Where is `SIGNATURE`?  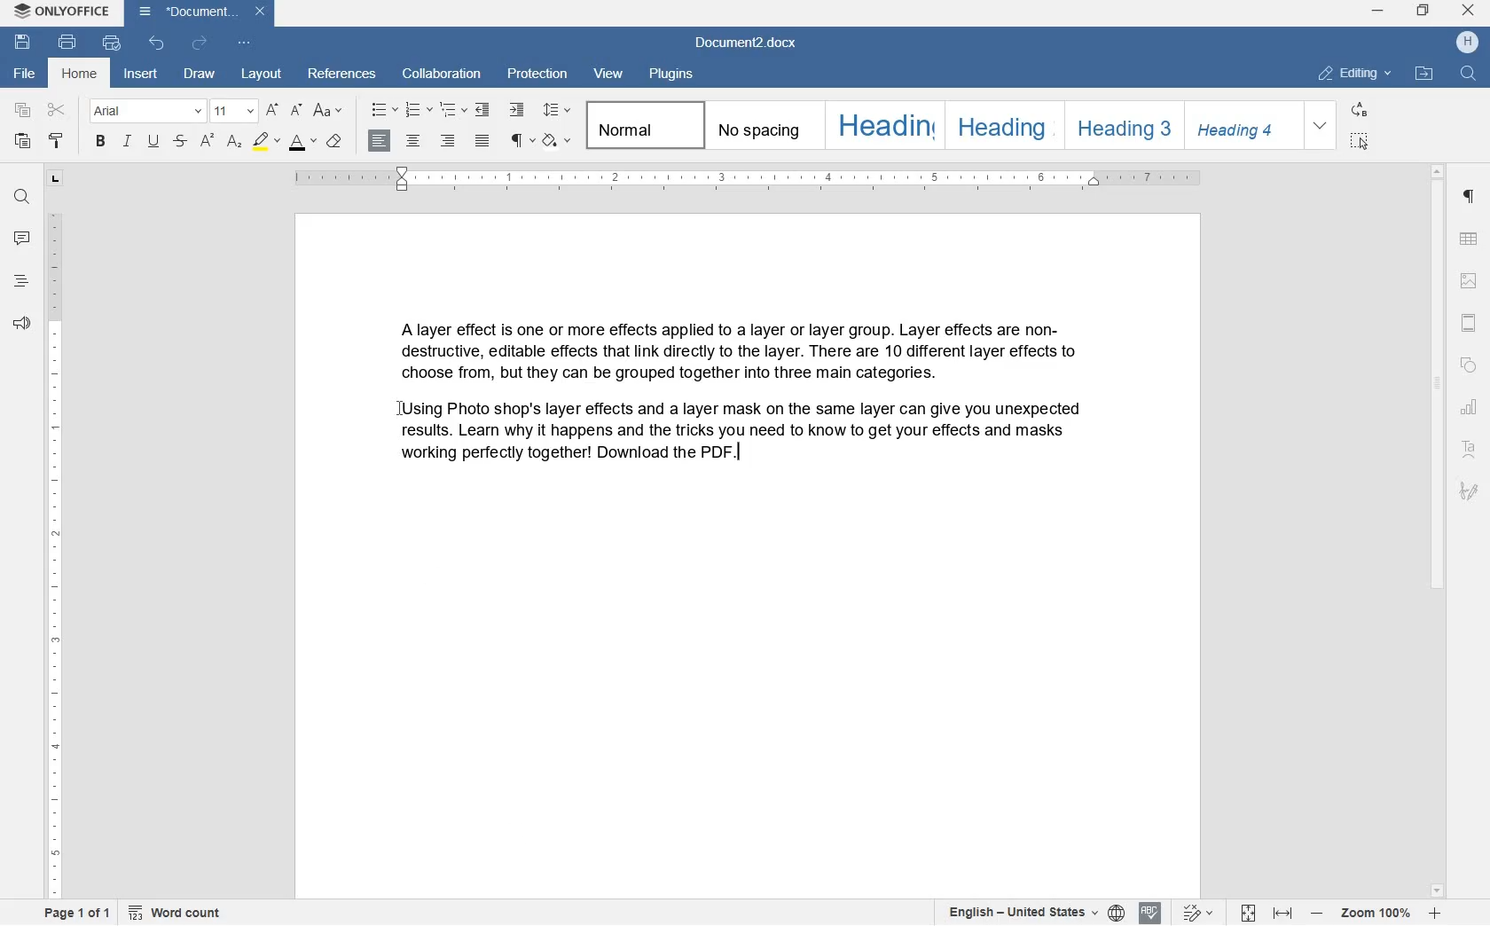
SIGNATURE is located at coordinates (1470, 488).